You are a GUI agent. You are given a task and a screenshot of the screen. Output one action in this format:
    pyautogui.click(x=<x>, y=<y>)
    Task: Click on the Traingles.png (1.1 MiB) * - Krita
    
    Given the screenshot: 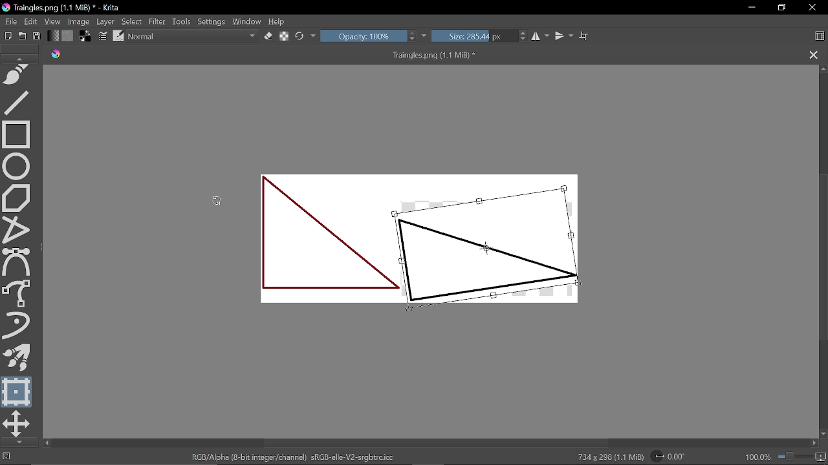 What is the action you would take?
    pyautogui.click(x=63, y=8)
    